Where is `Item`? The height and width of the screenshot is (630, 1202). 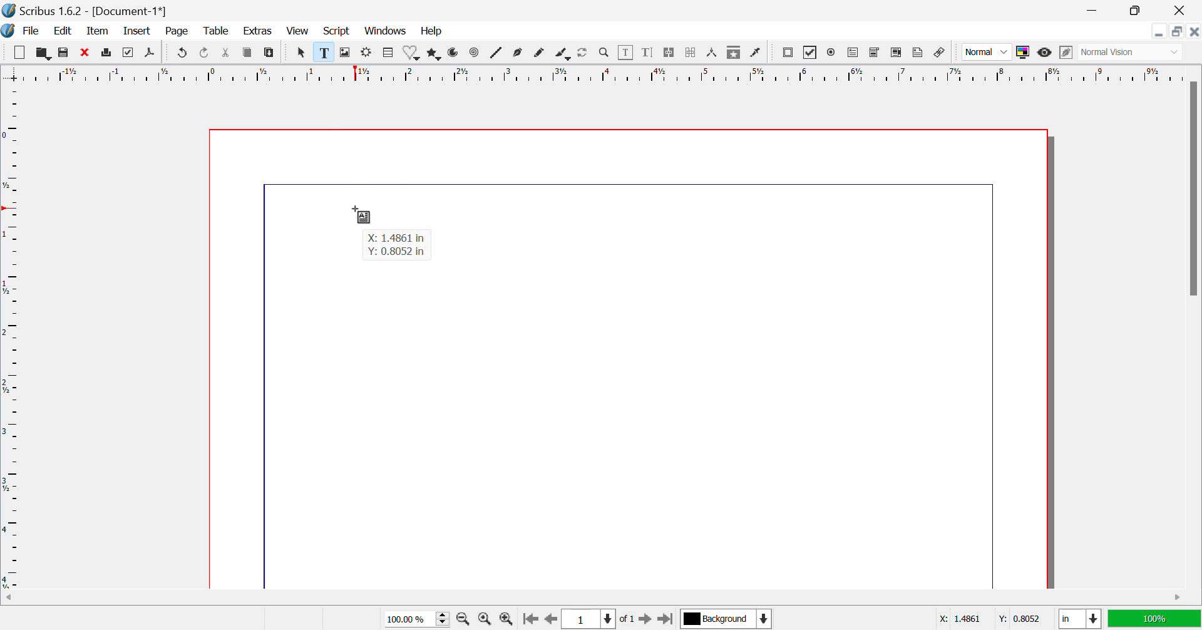 Item is located at coordinates (98, 33).